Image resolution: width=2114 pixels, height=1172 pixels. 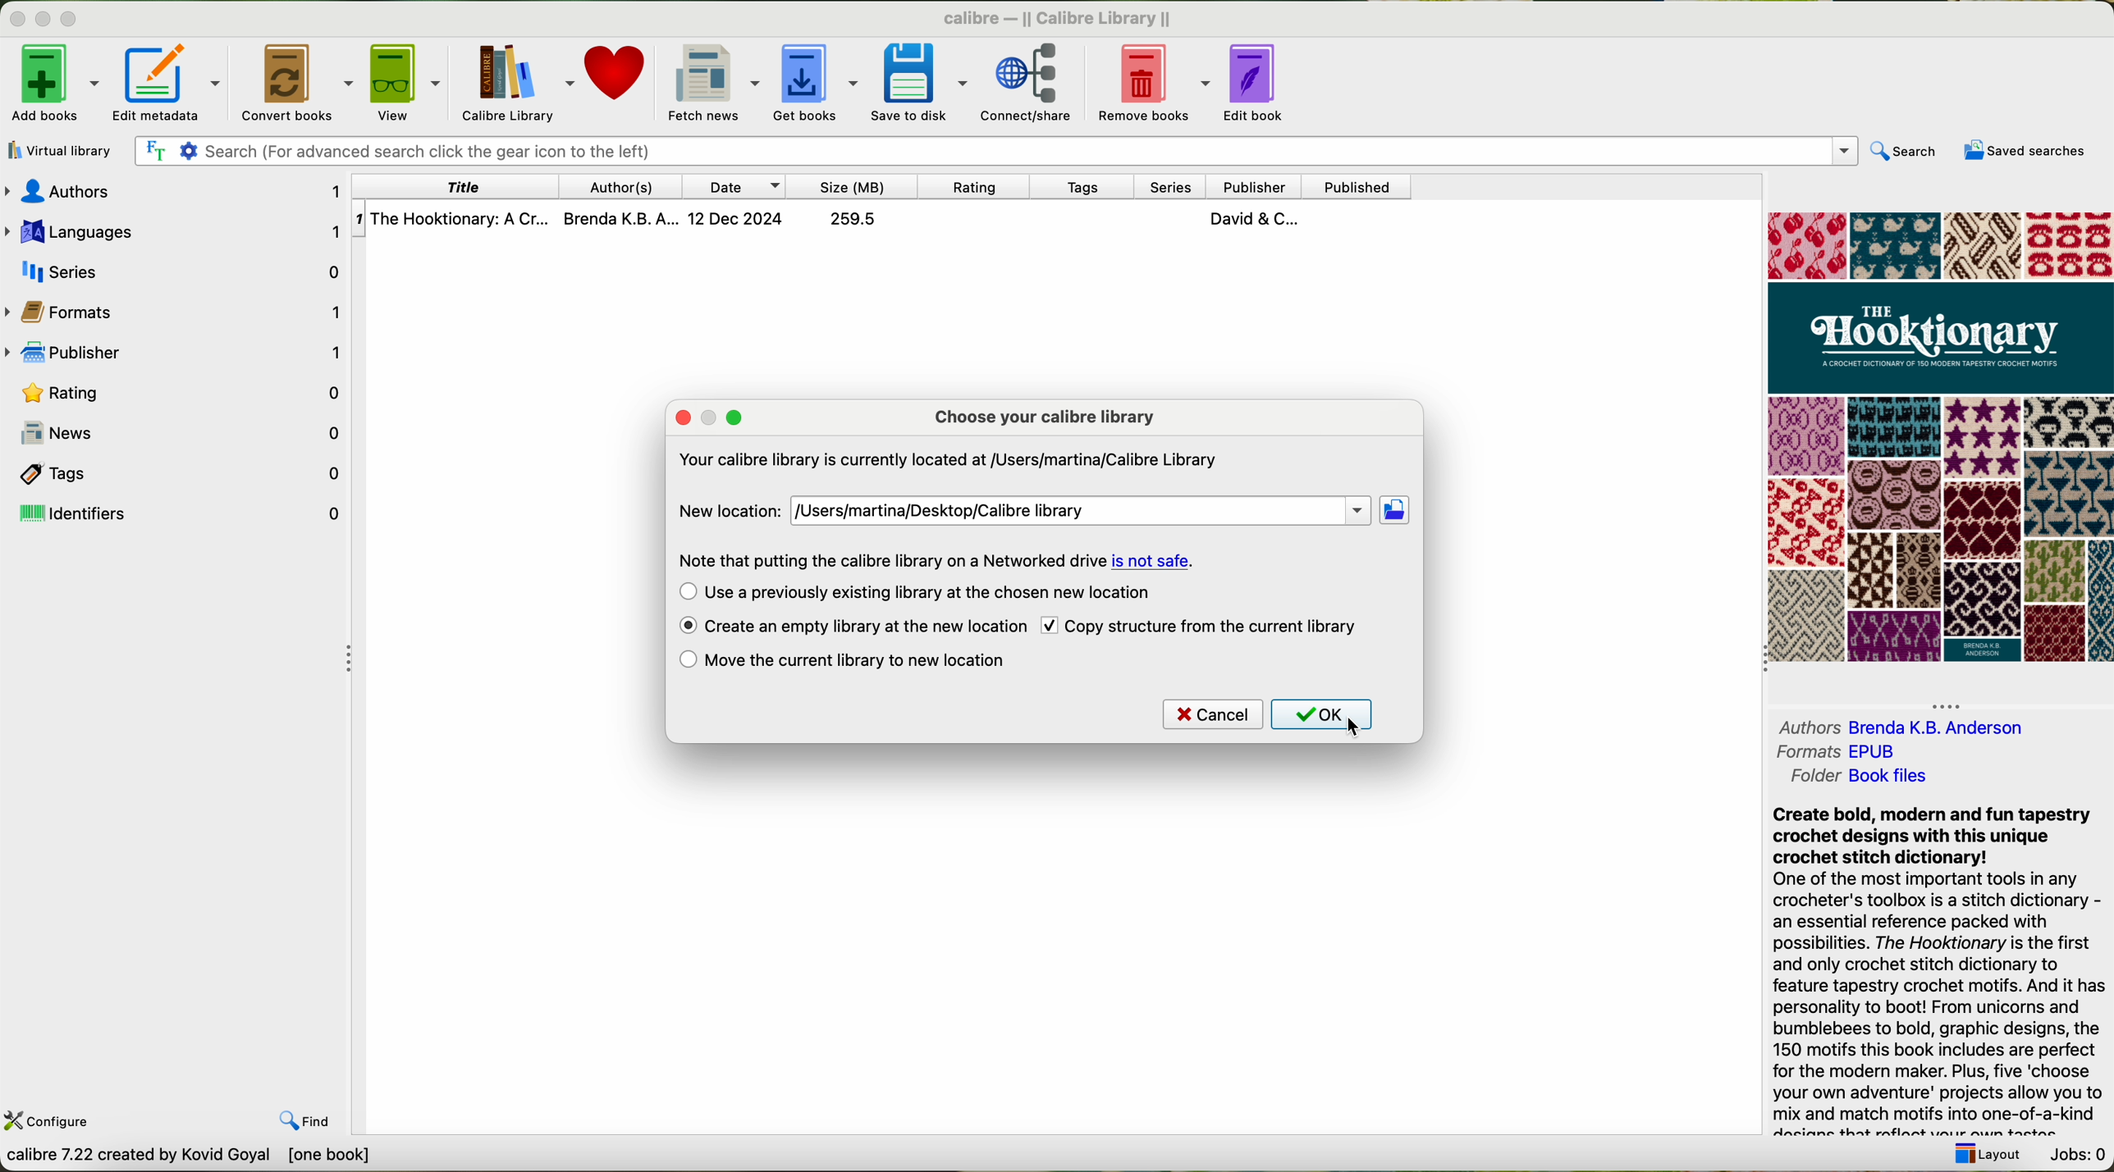 What do you see at coordinates (167, 82) in the screenshot?
I see `edit metadata` at bounding box center [167, 82].